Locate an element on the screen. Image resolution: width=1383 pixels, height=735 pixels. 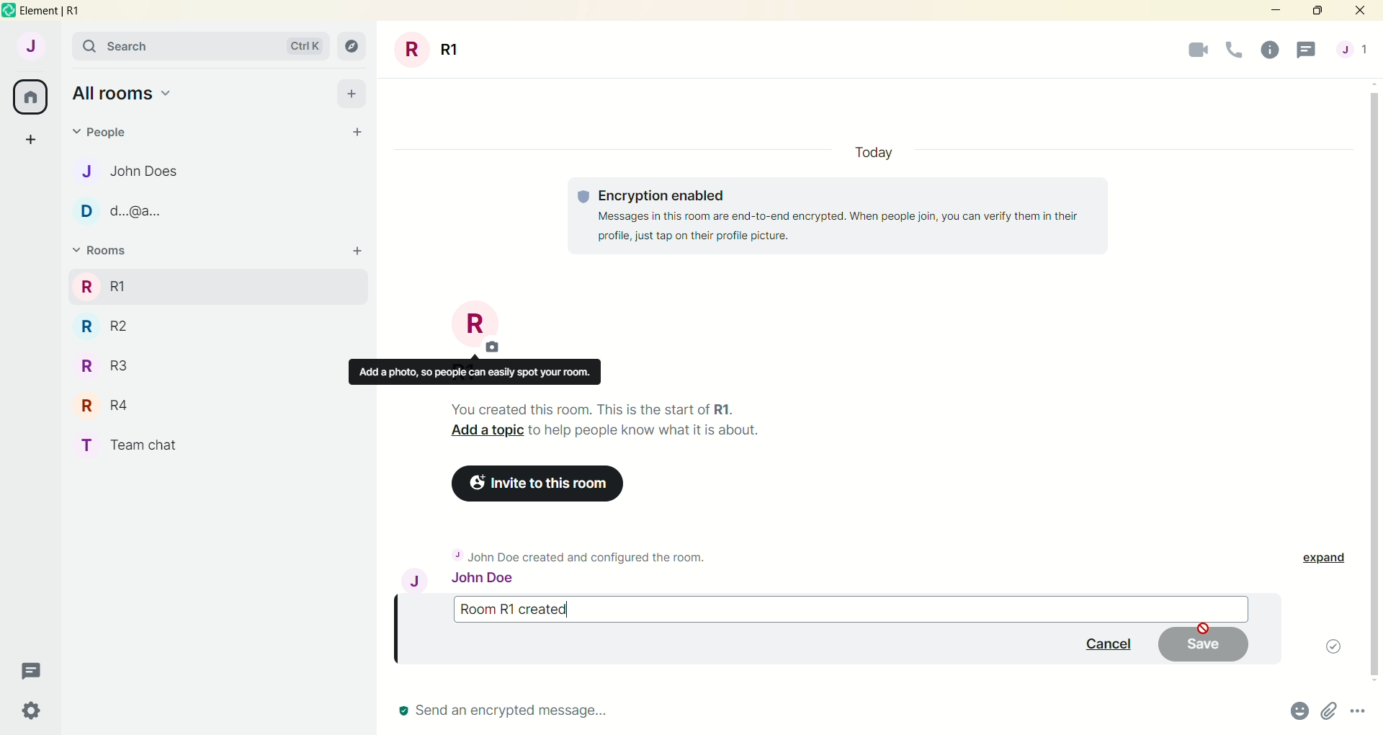
all rooms is located at coordinates (31, 97).